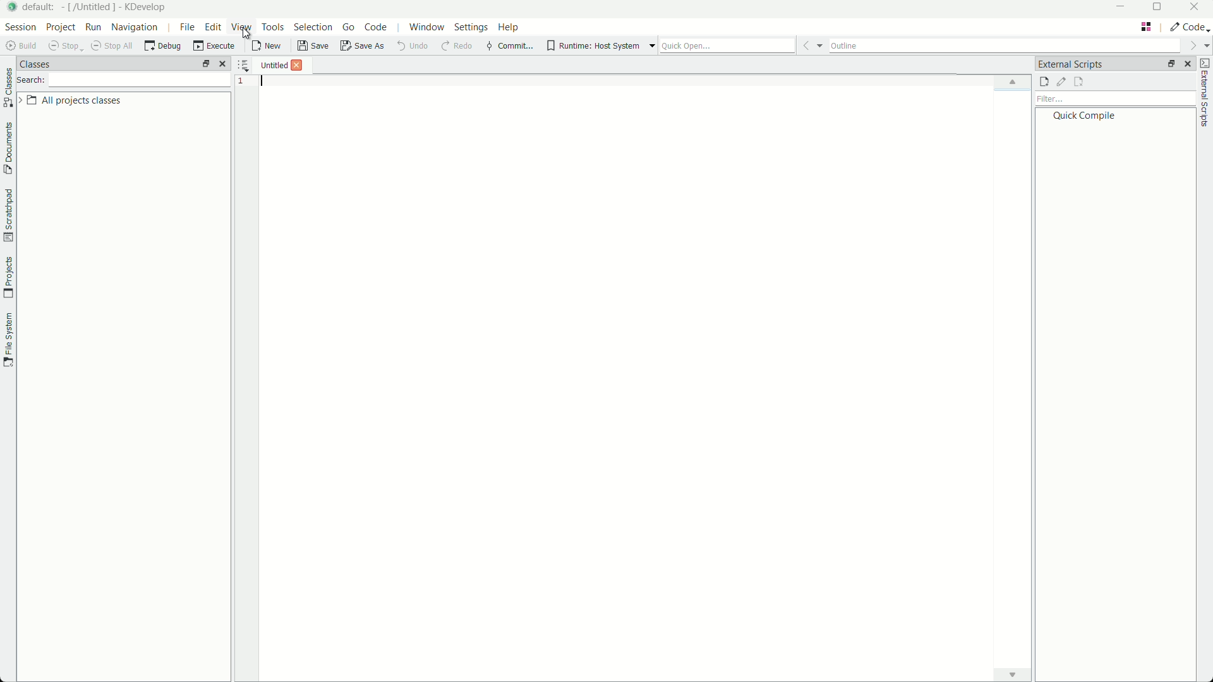 This screenshot has height=682, width=1213. What do you see at coordinates (9, 87) in the screenshot?
I see `classes` at bounding box center [9, 87].